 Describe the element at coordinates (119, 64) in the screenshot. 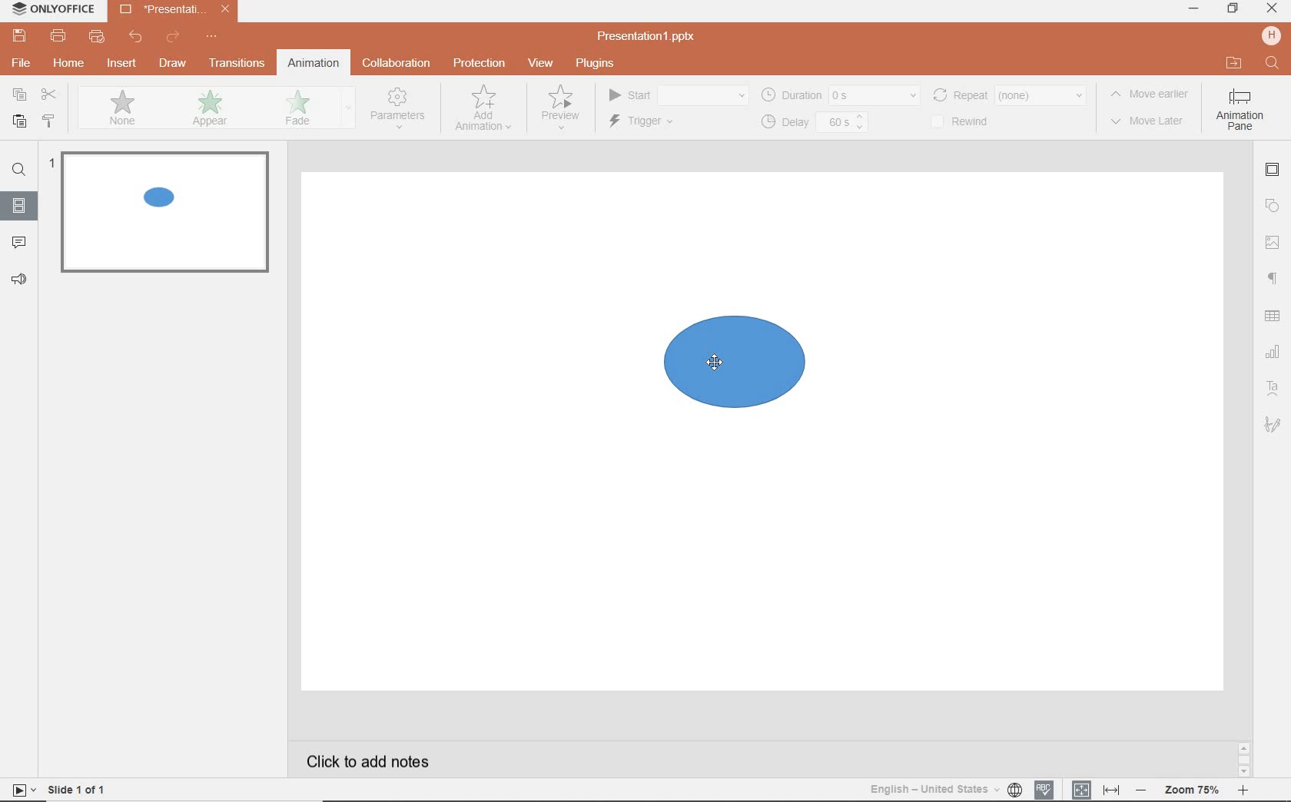

I see `insert` at that location.